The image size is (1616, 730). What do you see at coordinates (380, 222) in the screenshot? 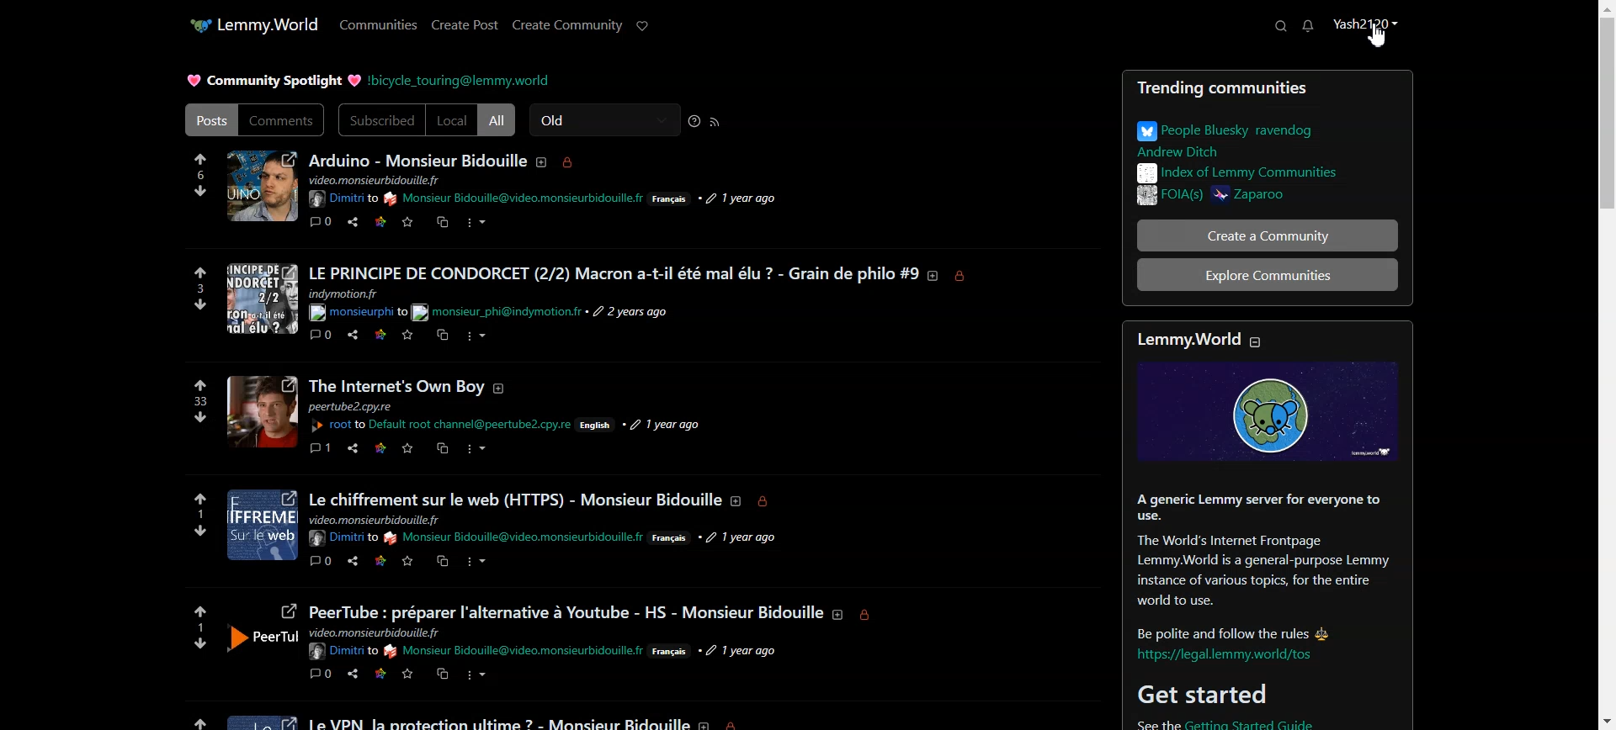
I see `Link` at bounding box center [380, 222].